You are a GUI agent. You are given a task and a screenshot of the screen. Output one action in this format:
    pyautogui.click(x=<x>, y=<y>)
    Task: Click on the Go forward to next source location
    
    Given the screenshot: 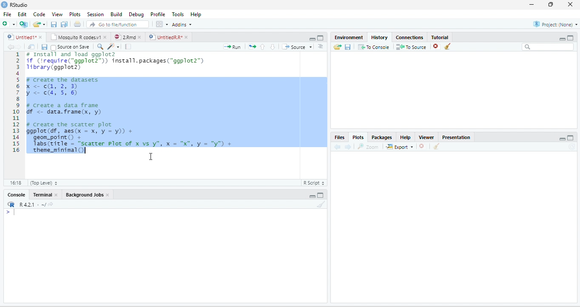 What is the action you would take?
    pyautogui.click(x=19, y=47)
    